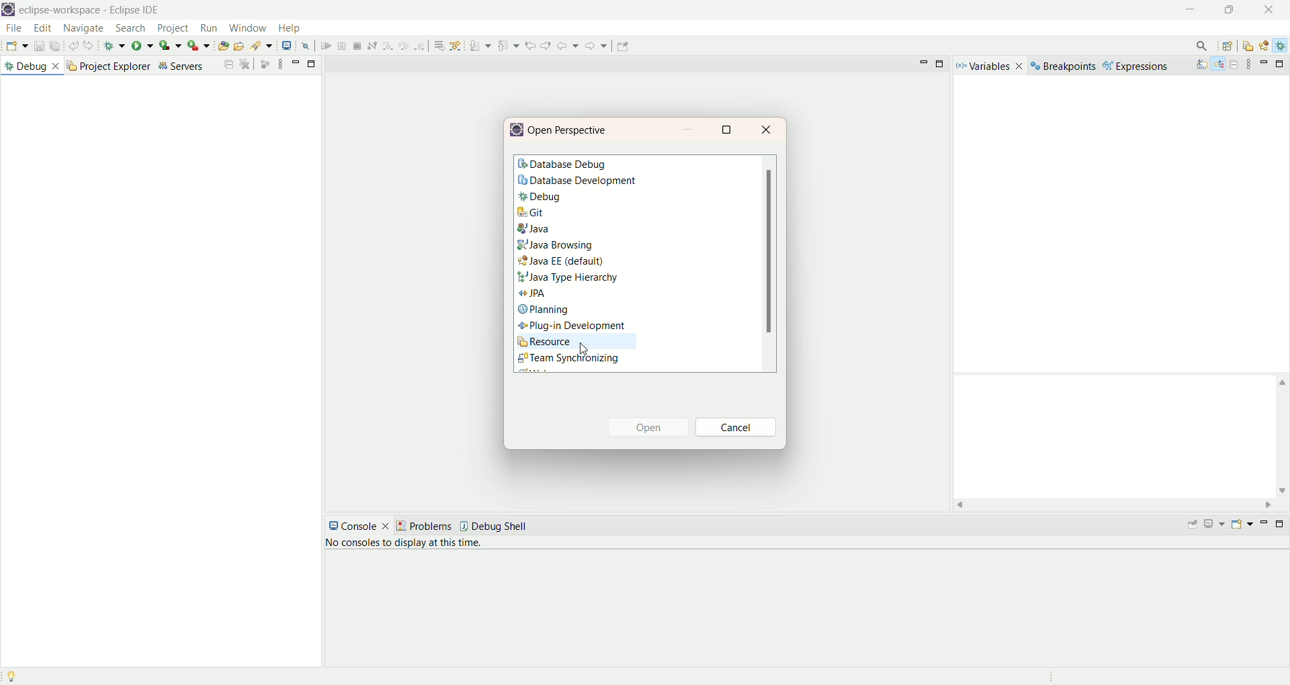 The height and width of the screenshot is (685, 1290). What do you see at coordinates (531, 212) in the screenshot?
I see `git` at bounding box center [531, 212].